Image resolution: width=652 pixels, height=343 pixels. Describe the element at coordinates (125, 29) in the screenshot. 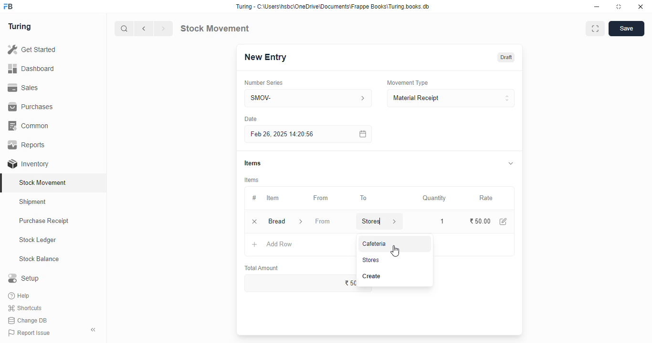

I see `search` at that location.